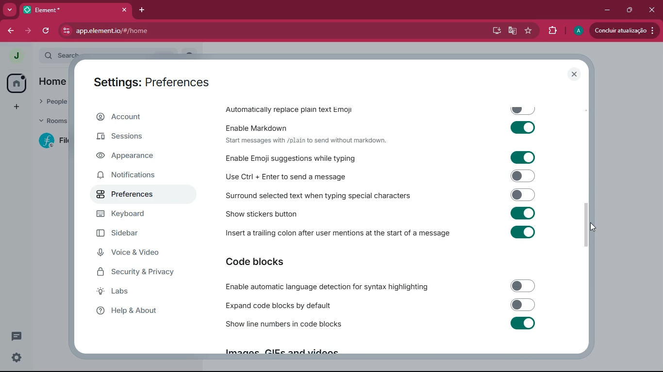  Describe the element at coordinates (145, 214) in the screenshot. I see `keyboard` at that location.